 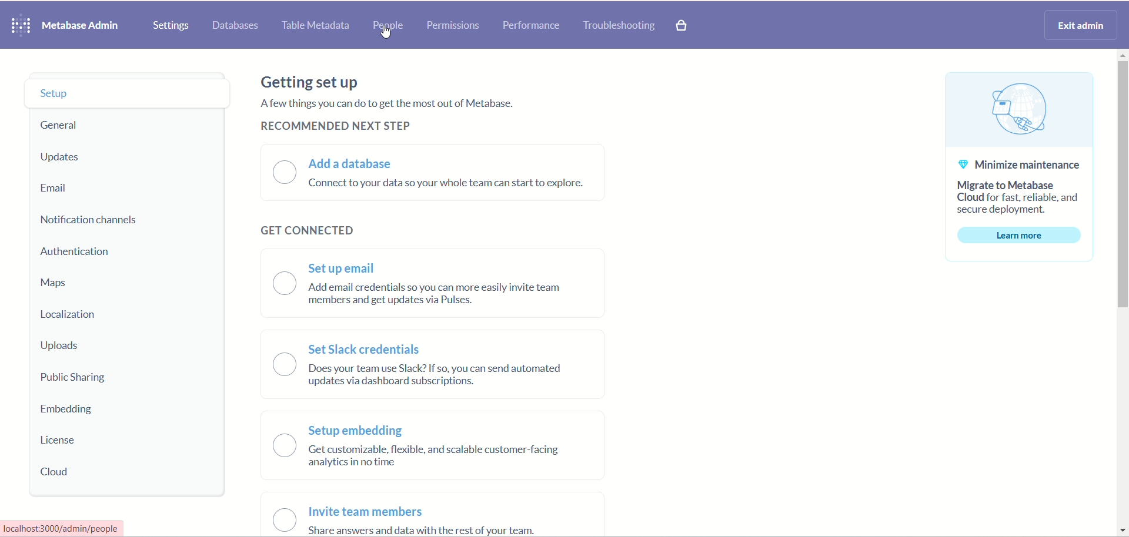 What do you see at coordinates (1020, 199) in the screenshot?
I see `text` at bounding box center [1020, 199].